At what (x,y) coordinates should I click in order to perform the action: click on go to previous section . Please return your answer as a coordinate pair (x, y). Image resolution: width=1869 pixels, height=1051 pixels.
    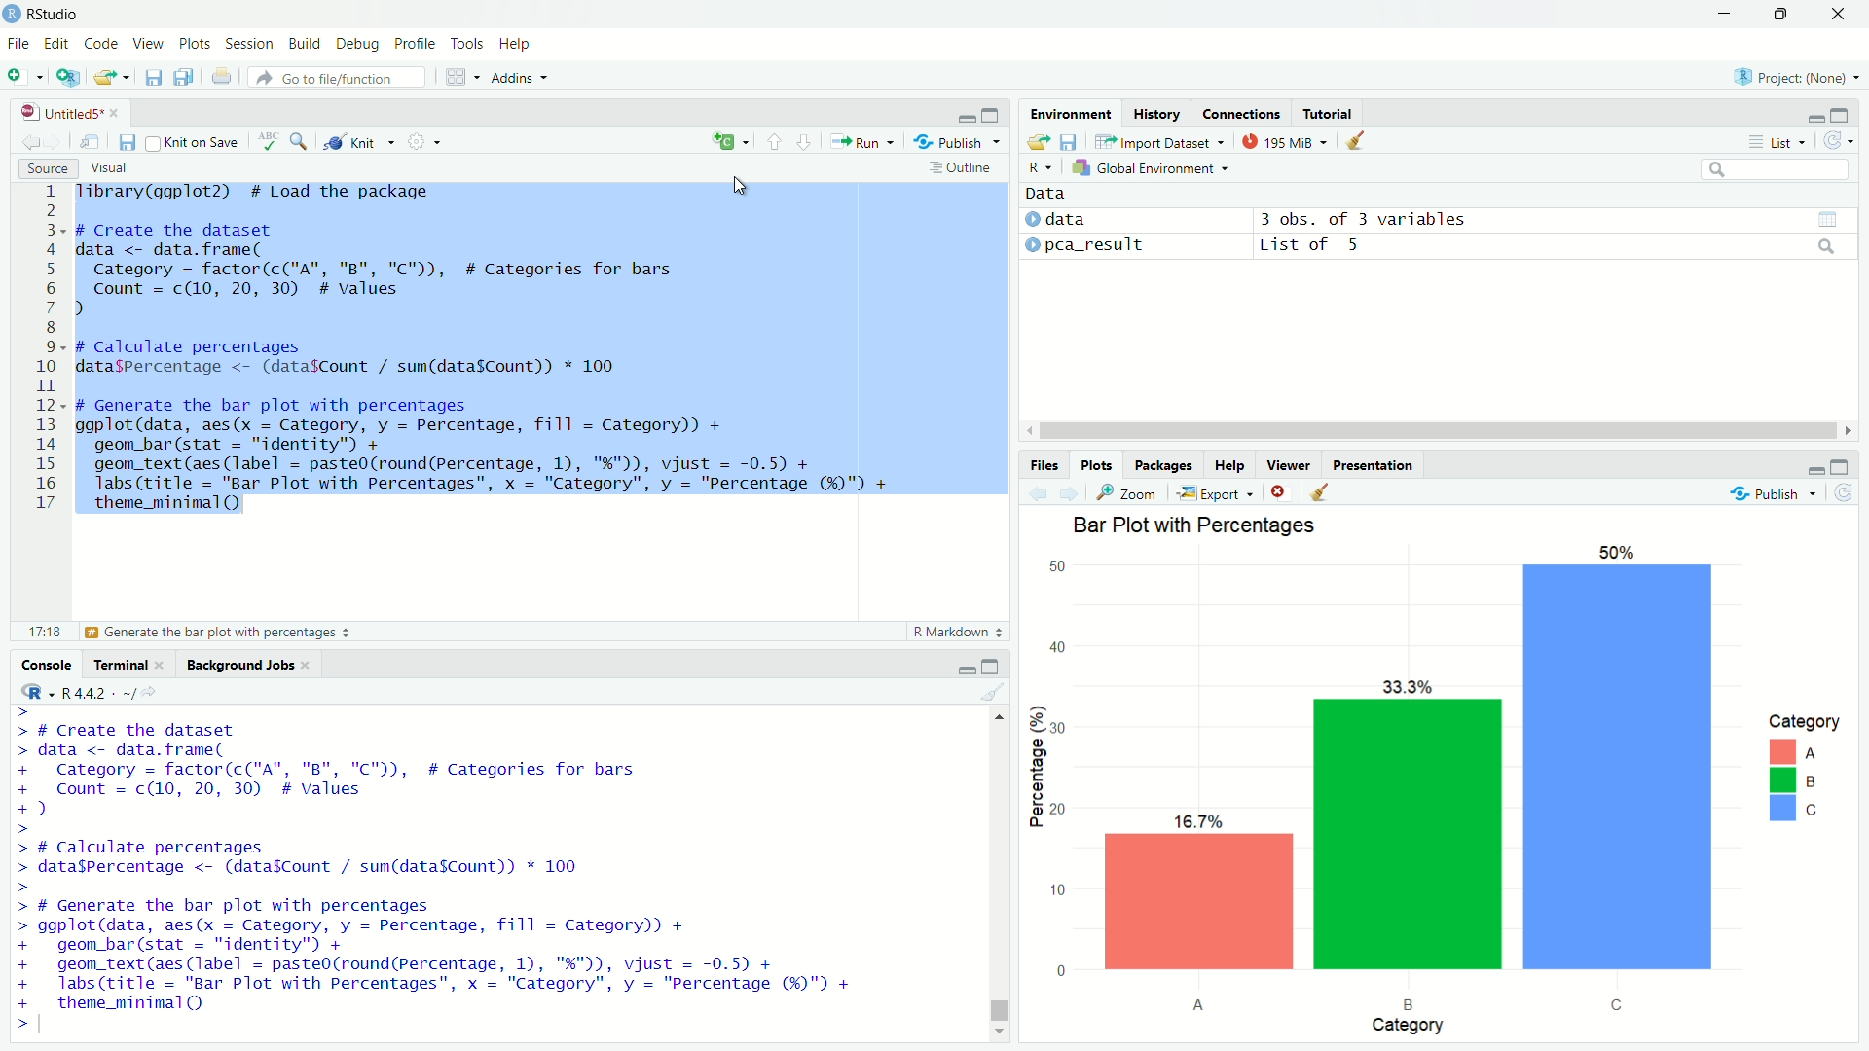
    Looking at the image, I should click on (775, 143).